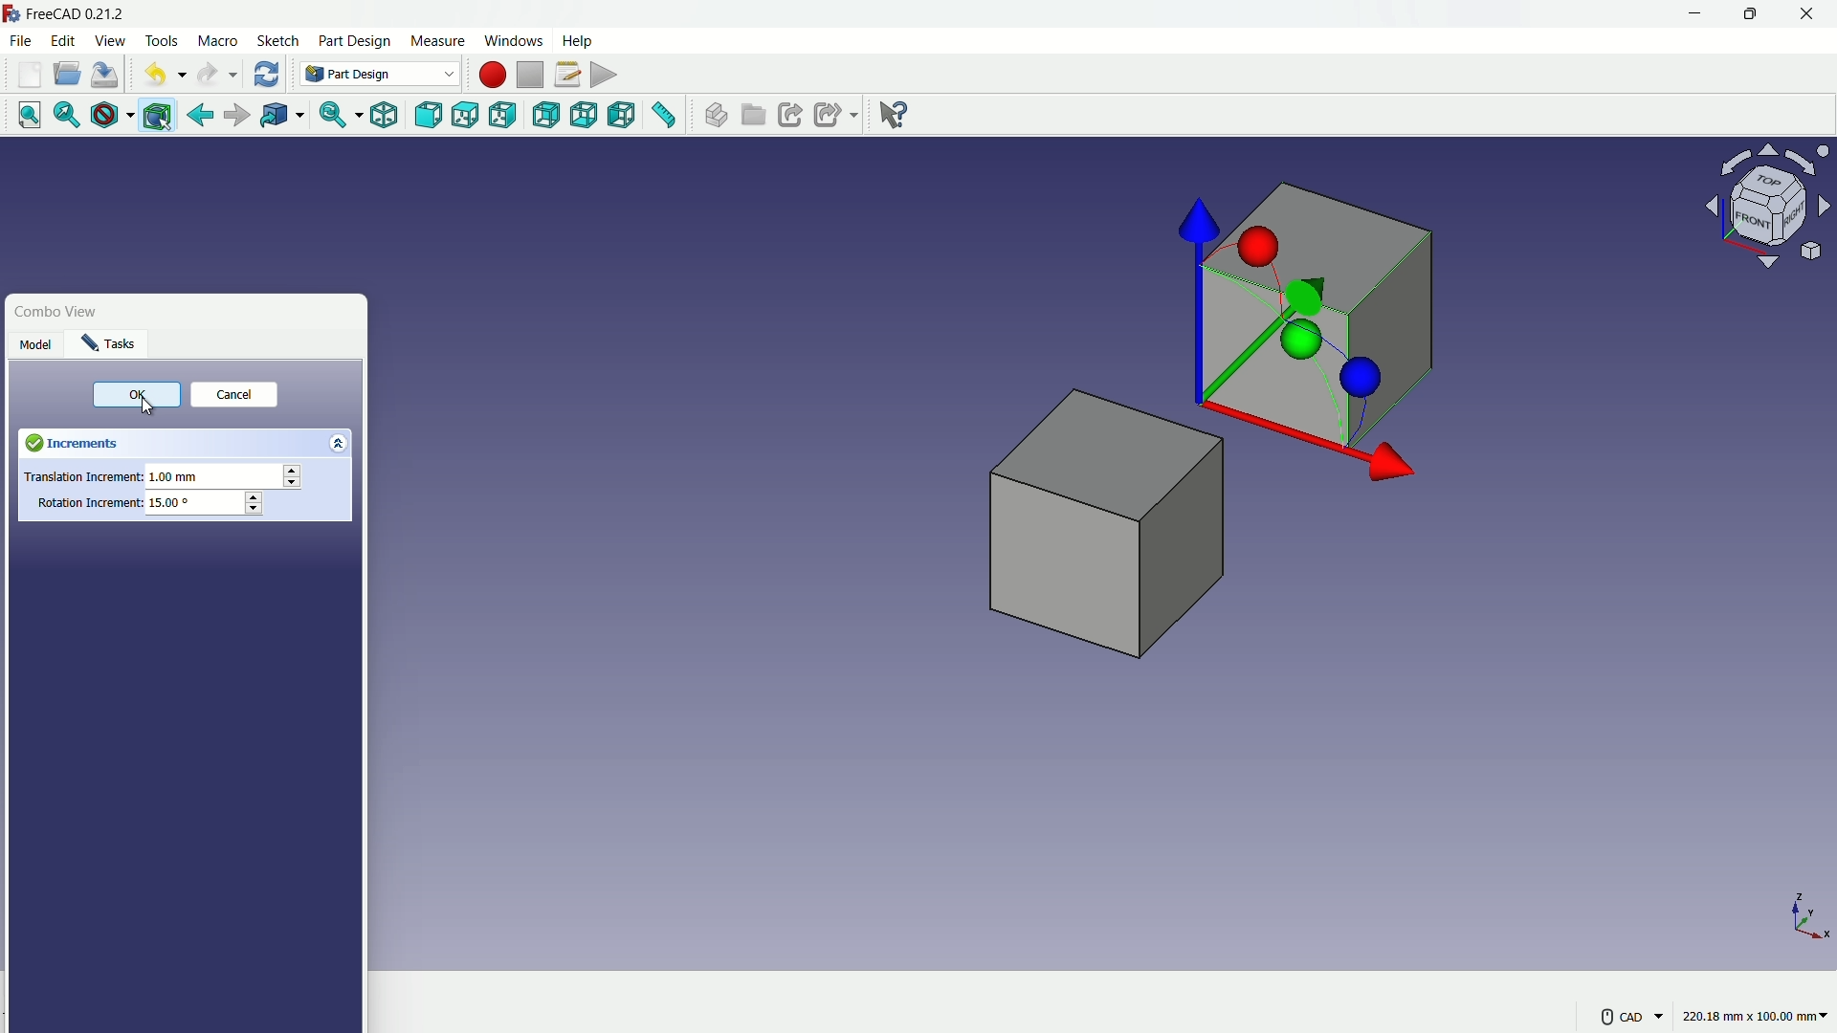  What do you see at coordinates (179, 478) in the screenshot?
I see `1.00 mm` at bounding box center [179, 478].